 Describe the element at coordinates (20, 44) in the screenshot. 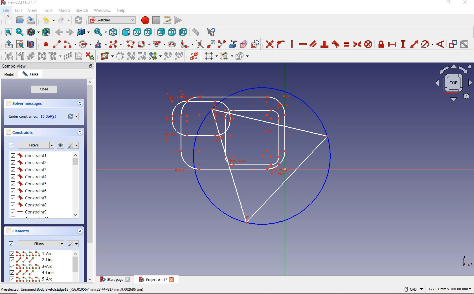

I see `view sketch` at that location.